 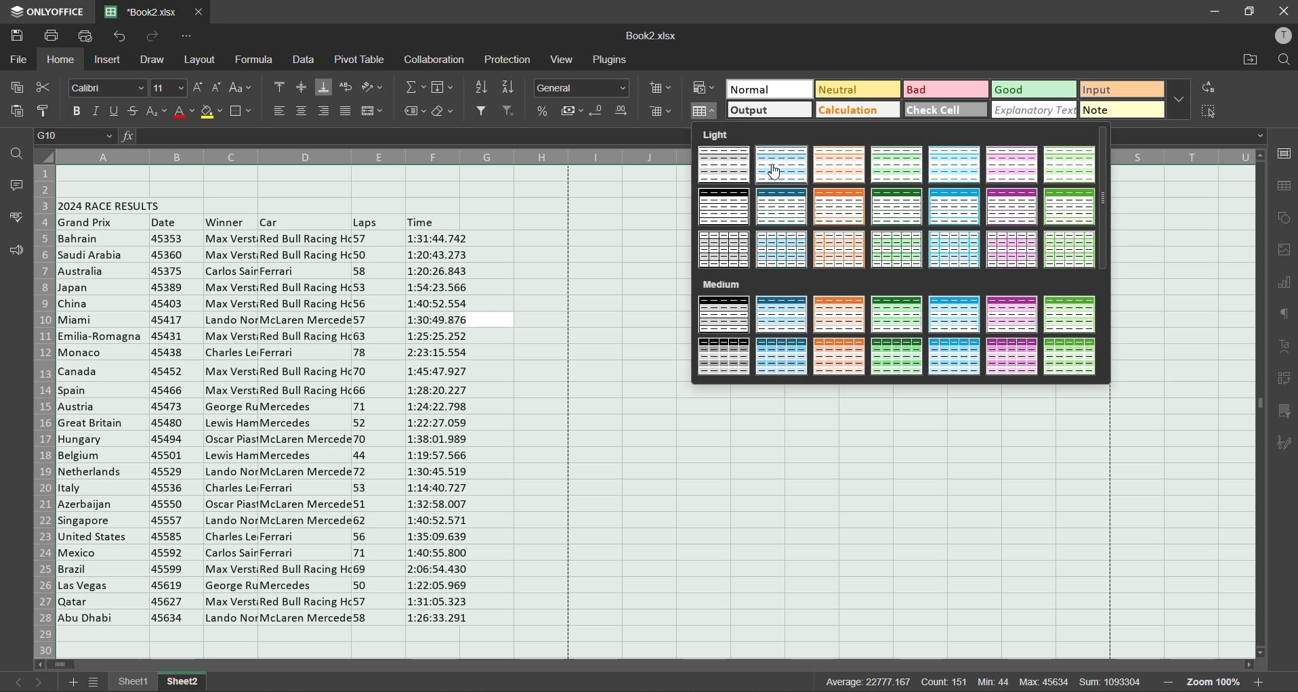 I want to click on table style light 6, so click(x=1013, y=165).